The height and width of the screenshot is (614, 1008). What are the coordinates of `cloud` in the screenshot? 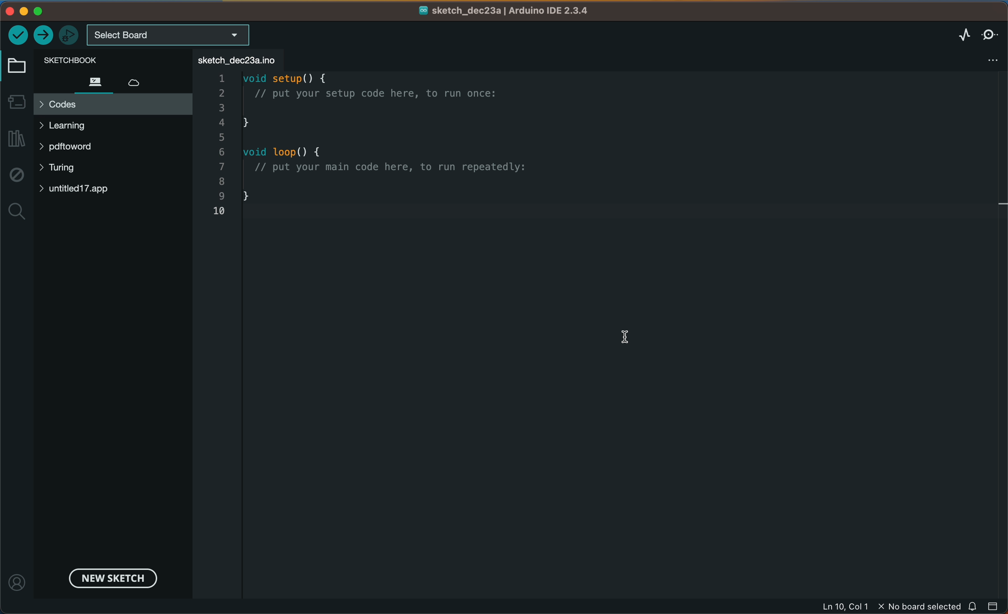 It's located at (140, 81).